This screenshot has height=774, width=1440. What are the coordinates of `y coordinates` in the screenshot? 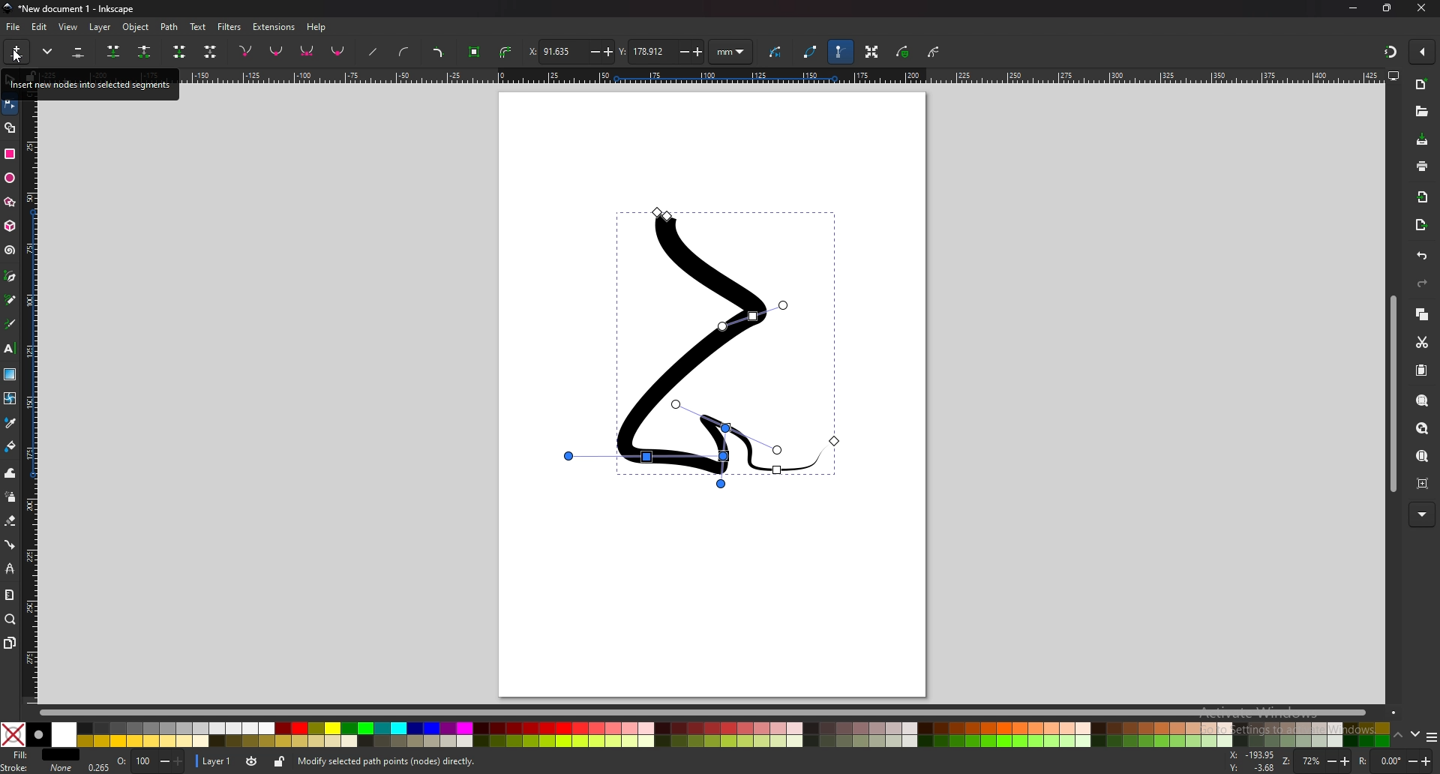 It's located at (660, 52).